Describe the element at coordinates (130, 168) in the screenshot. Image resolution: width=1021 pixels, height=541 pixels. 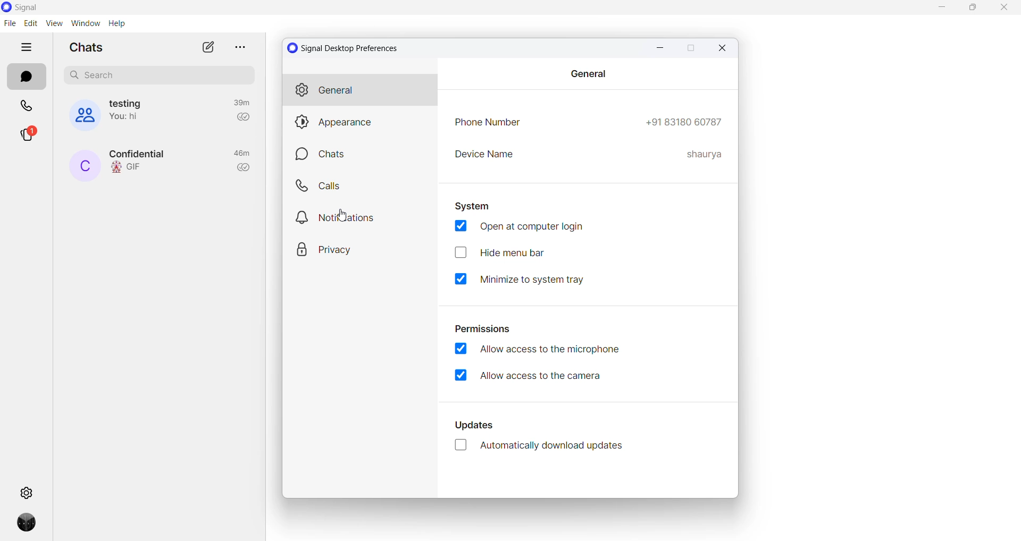
I see `last message` at that location.